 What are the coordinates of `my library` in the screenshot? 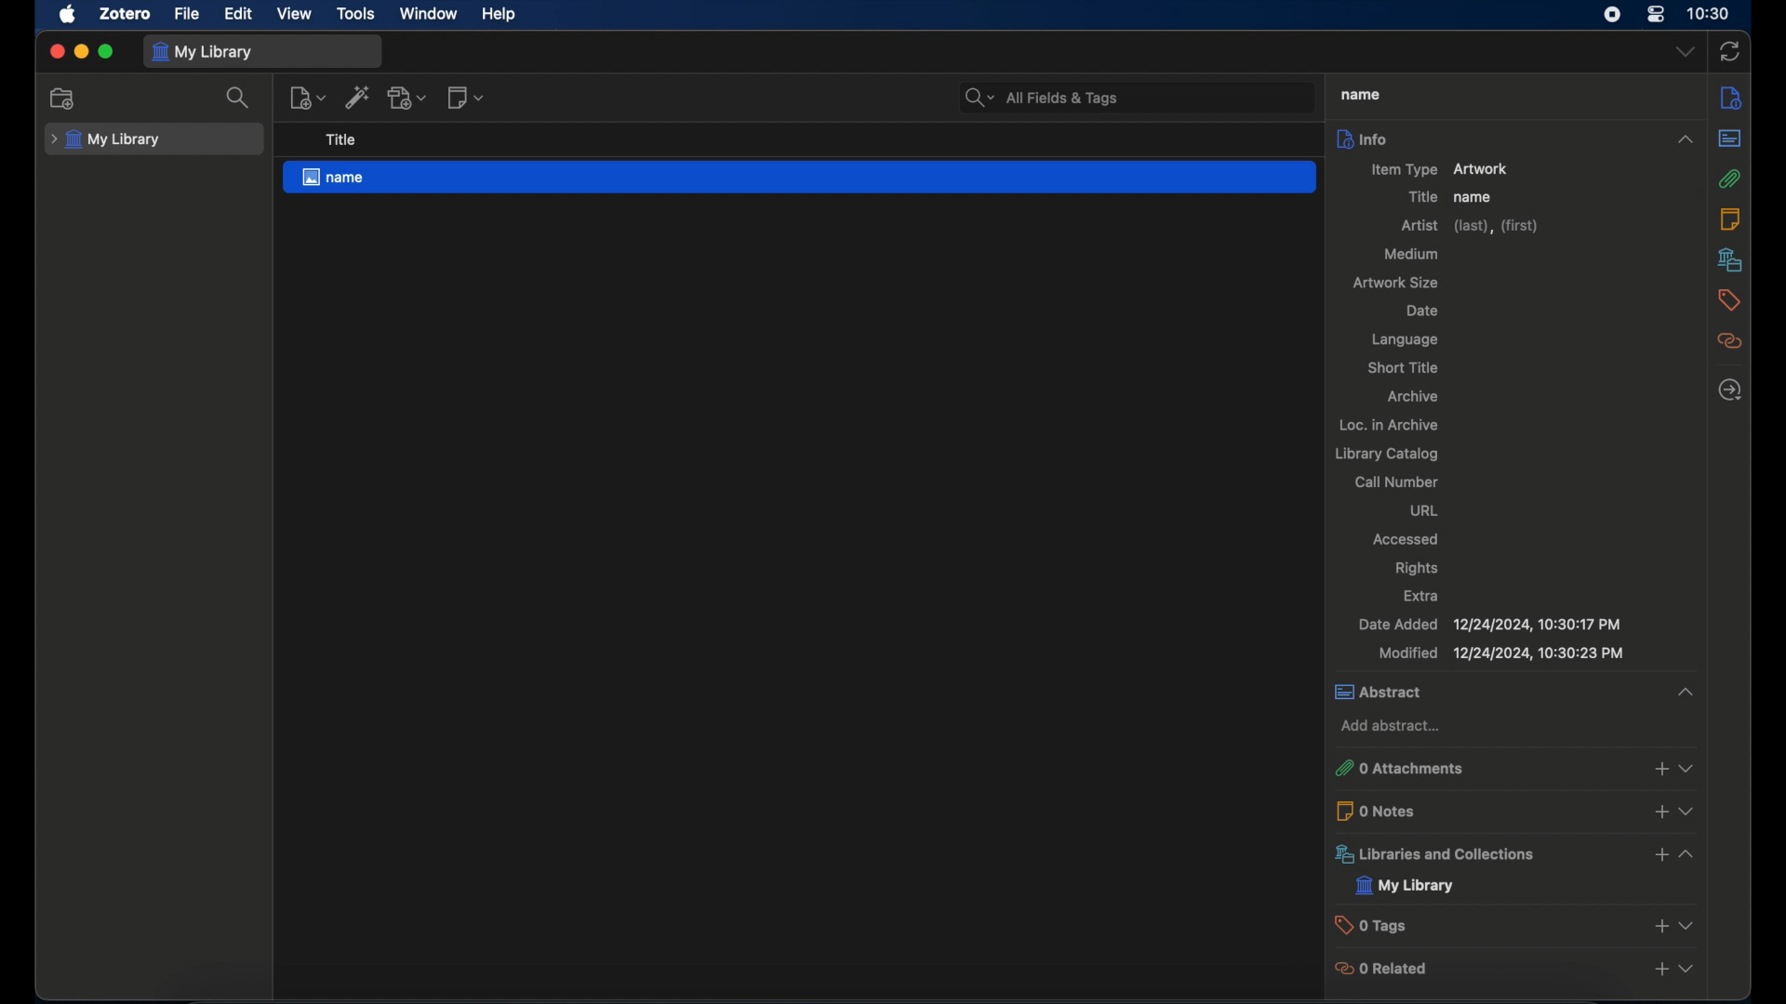 It's located at (1406, 885).